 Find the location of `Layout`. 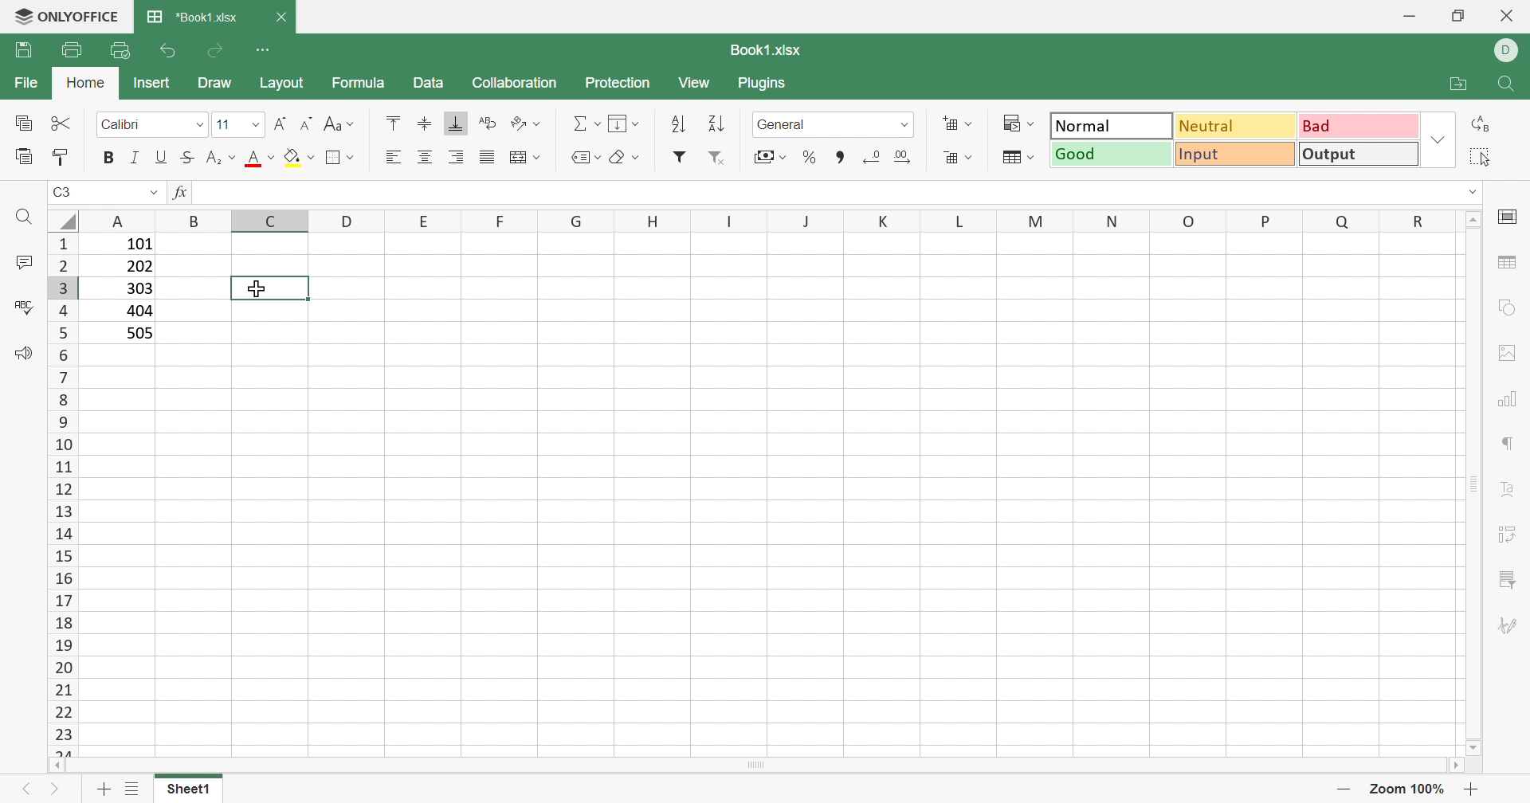

Layout is located at coordinates (288, 84).